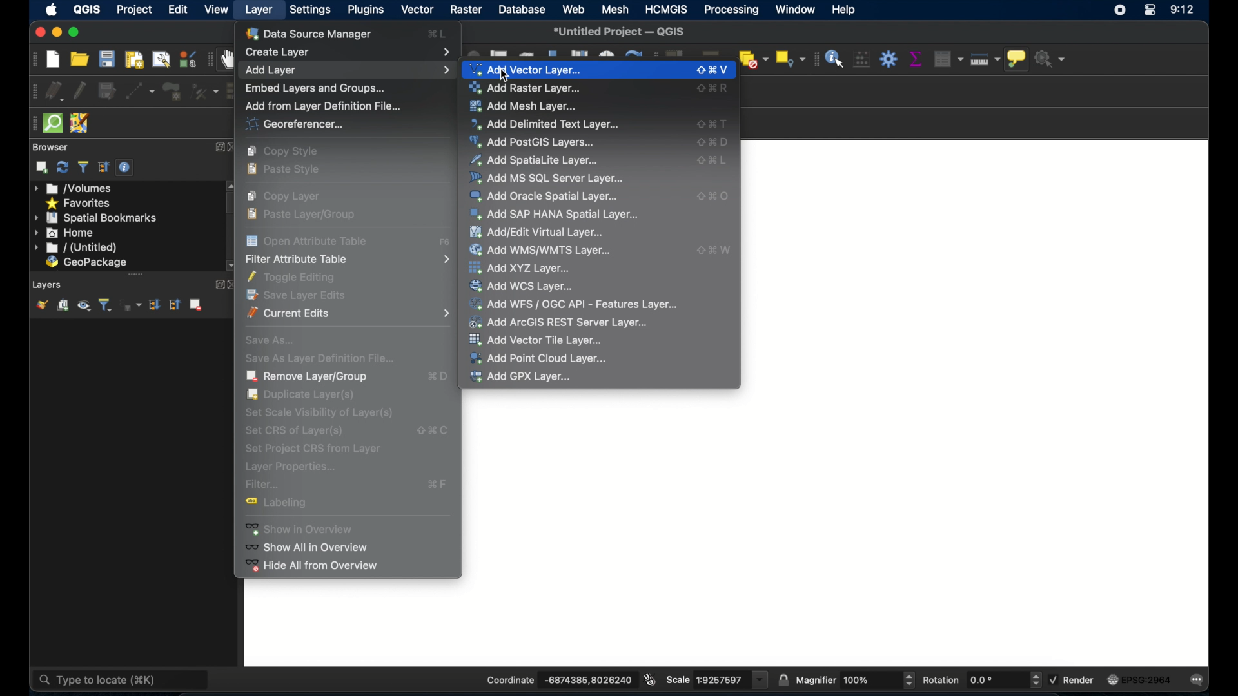 This screenshot has width=1238, height=696. I want to click on vertex tool, so click(203, 92).